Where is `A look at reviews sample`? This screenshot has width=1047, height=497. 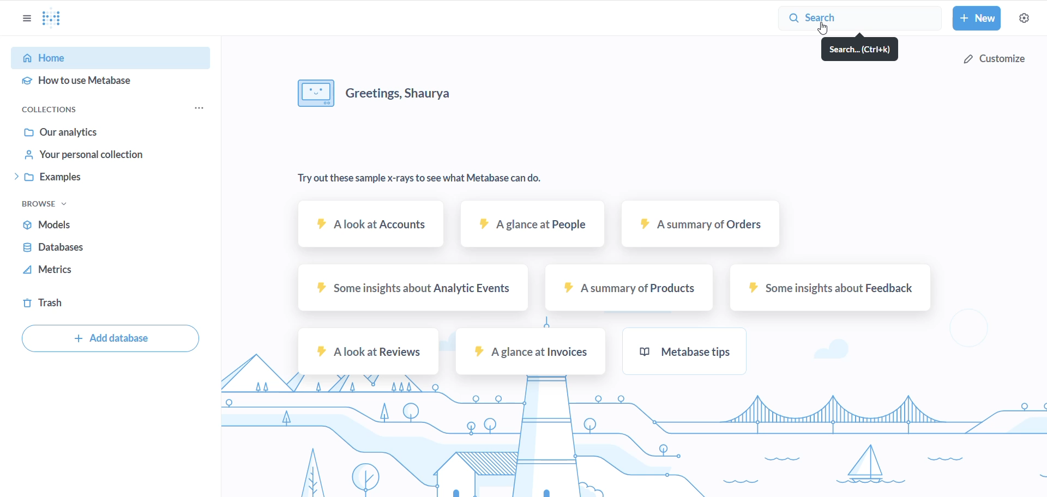 A look at reviews sample is located at coordinates (364, 354).